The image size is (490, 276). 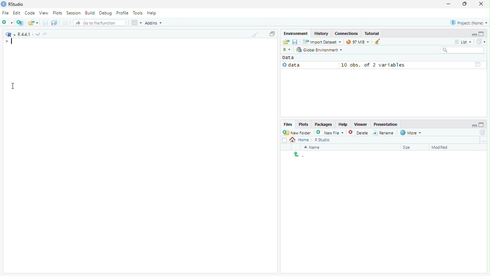 I want to click on Current language selected - R, so click(x=10, y=34).